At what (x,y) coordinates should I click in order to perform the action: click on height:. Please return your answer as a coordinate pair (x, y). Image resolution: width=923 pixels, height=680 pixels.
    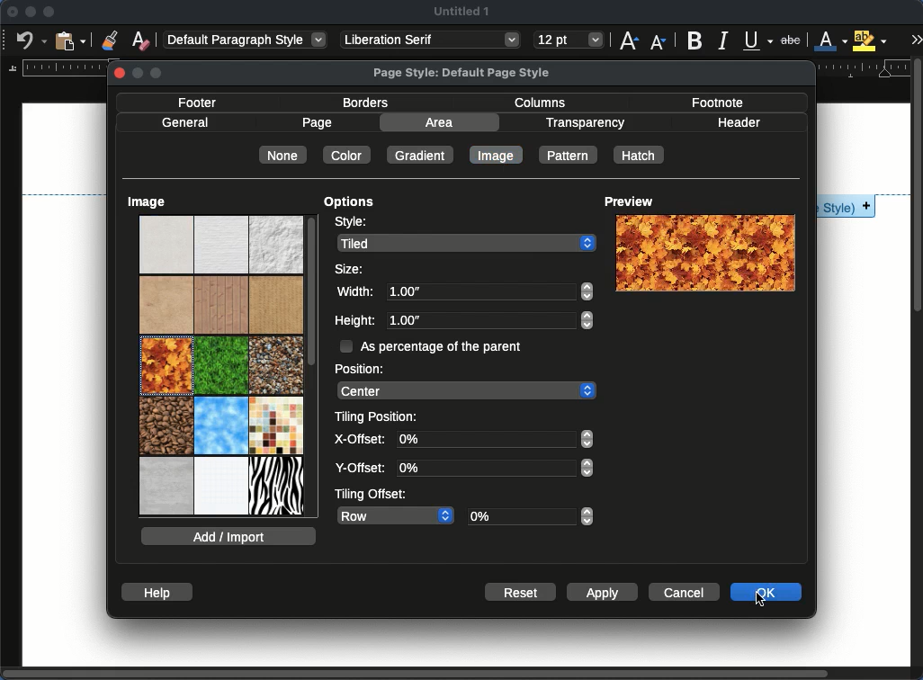
    Looking at the image, I should click on (354, 321).